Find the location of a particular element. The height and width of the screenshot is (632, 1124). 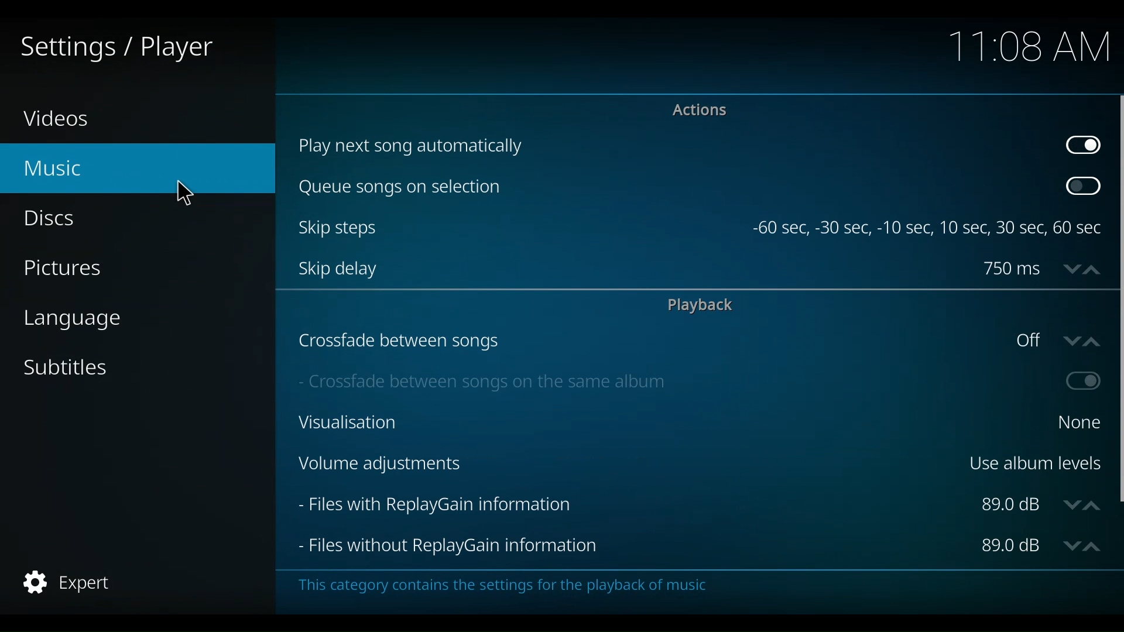

Skip delay in ms is located at coordinates (1012, 269).